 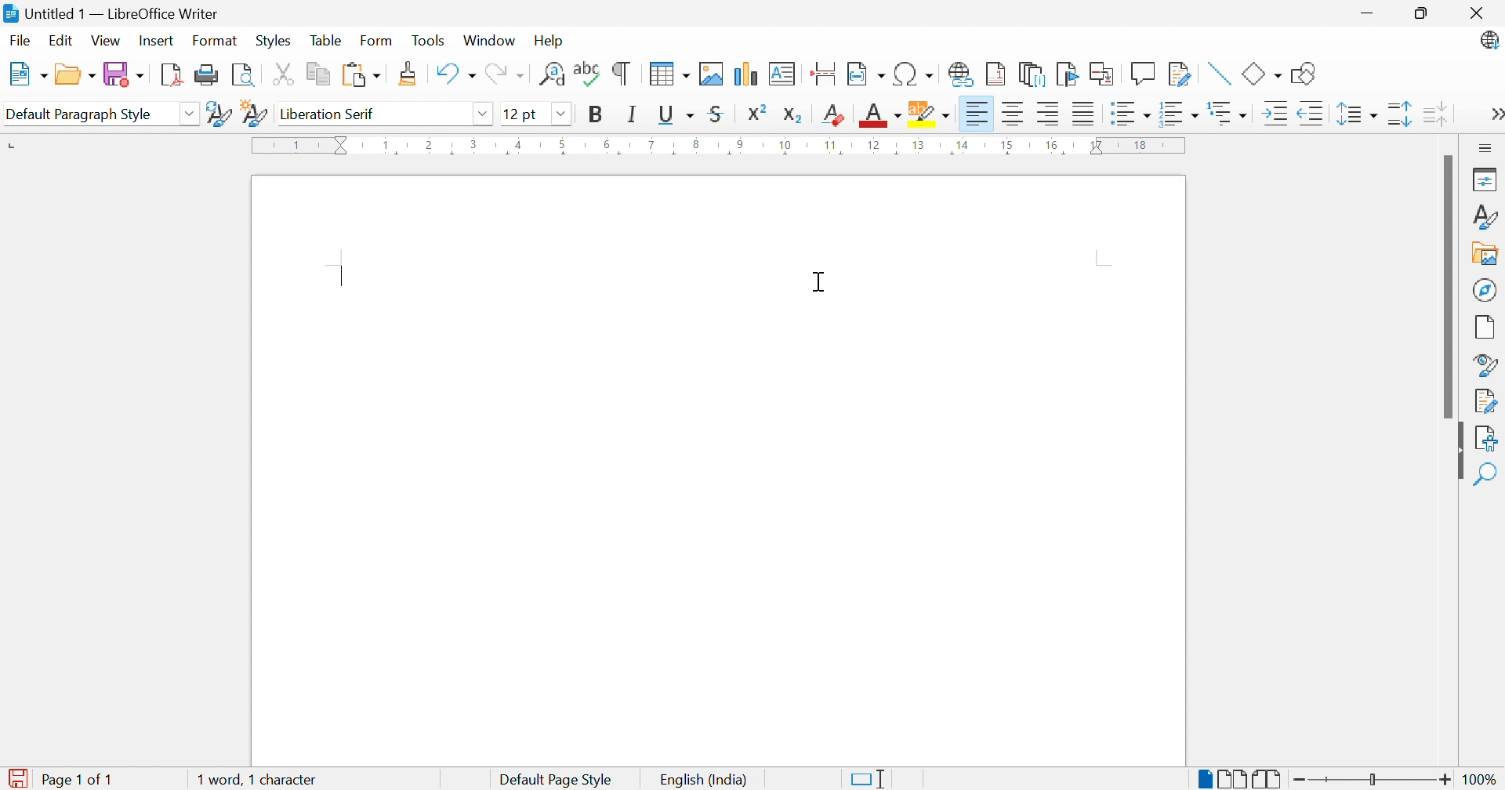 I want to click on Manage Changes, so click(x=1487, y=400).